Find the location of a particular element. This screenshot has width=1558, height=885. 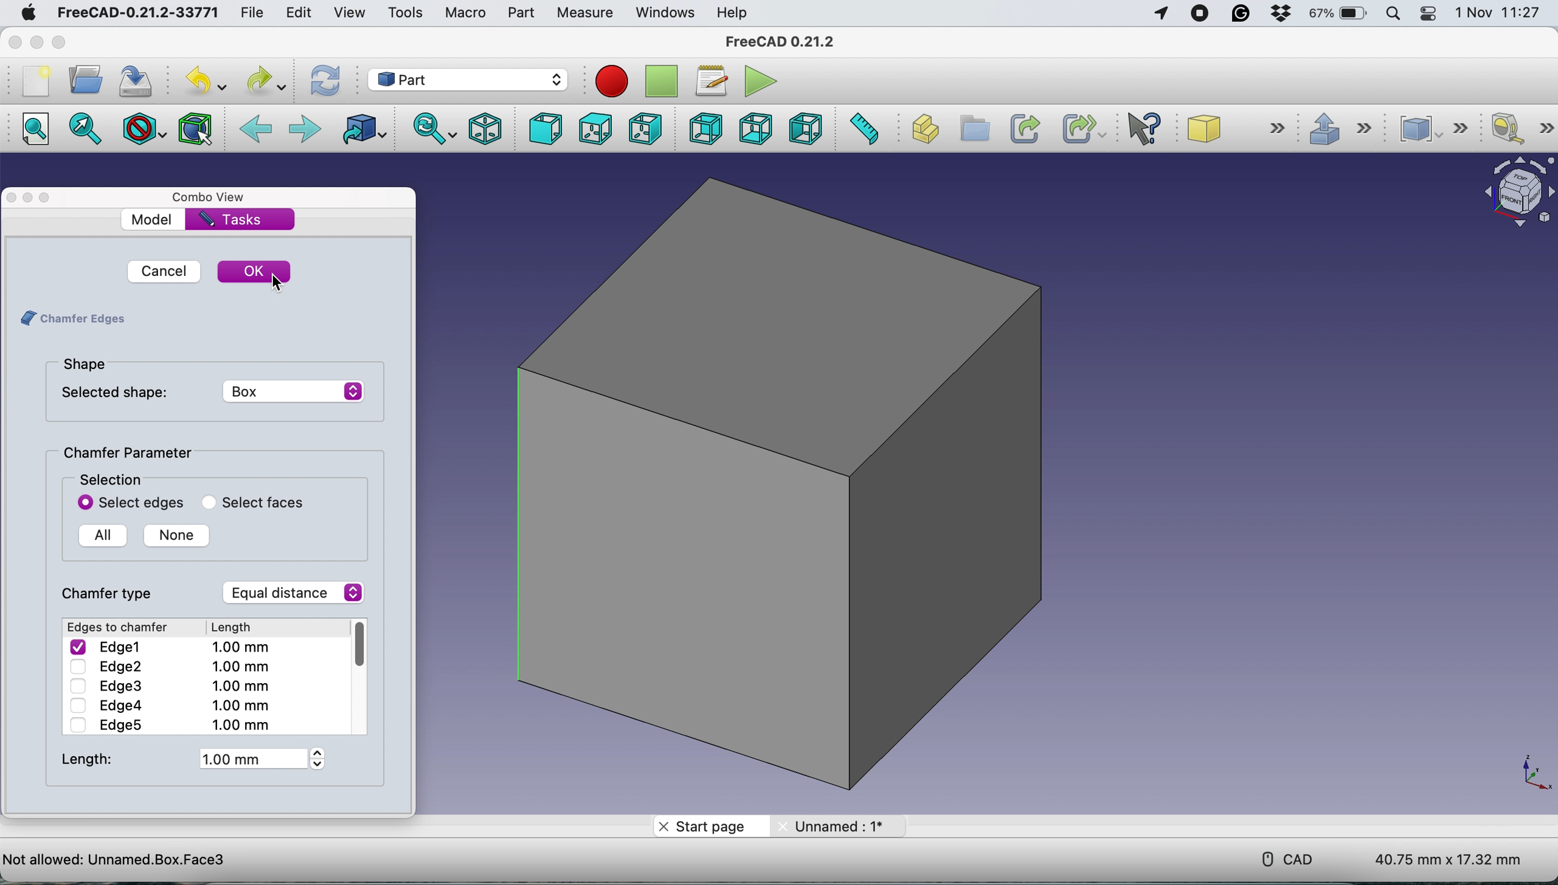

tasks is located at coordinates (237, 218).